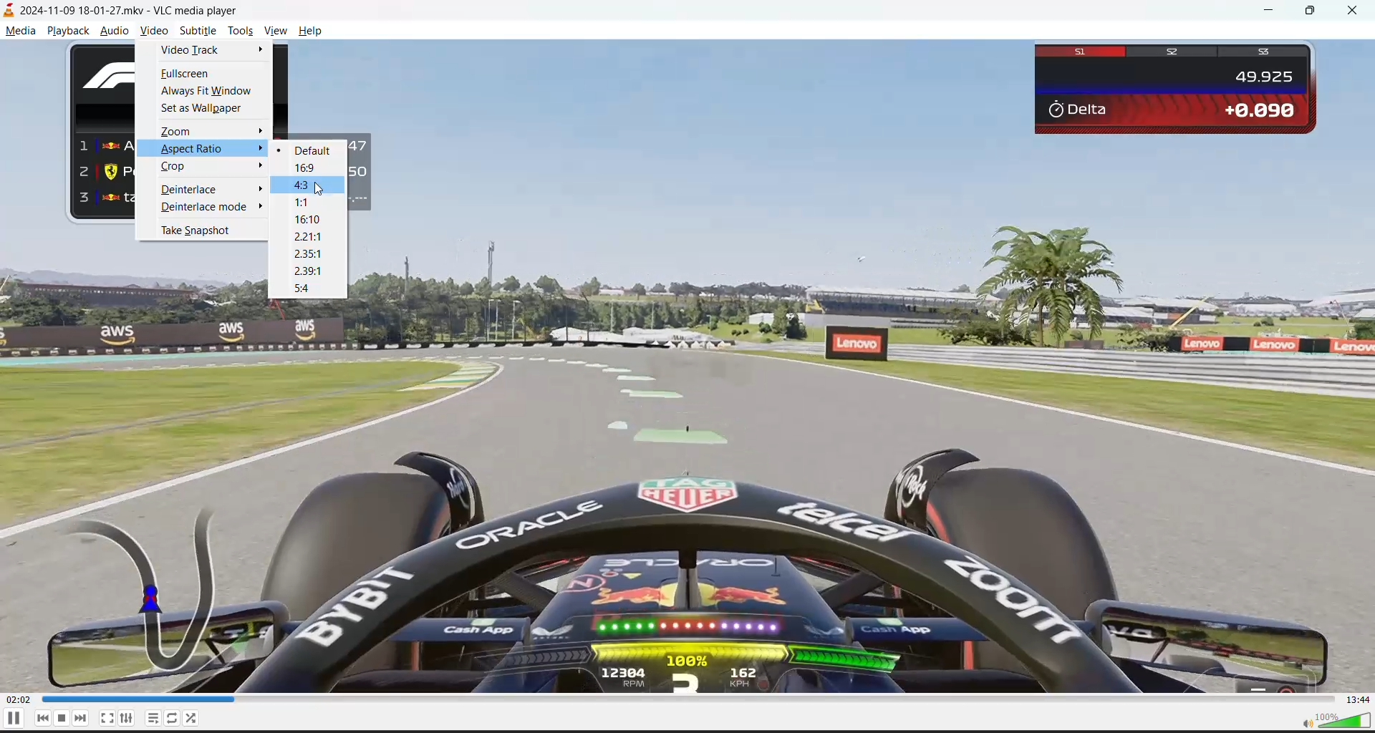 Image resolution: width=1375 pixels, height=733 pixels. Describe the element at coordinates (191, 190) in the screenshot. I see `deinterlace` at that location.